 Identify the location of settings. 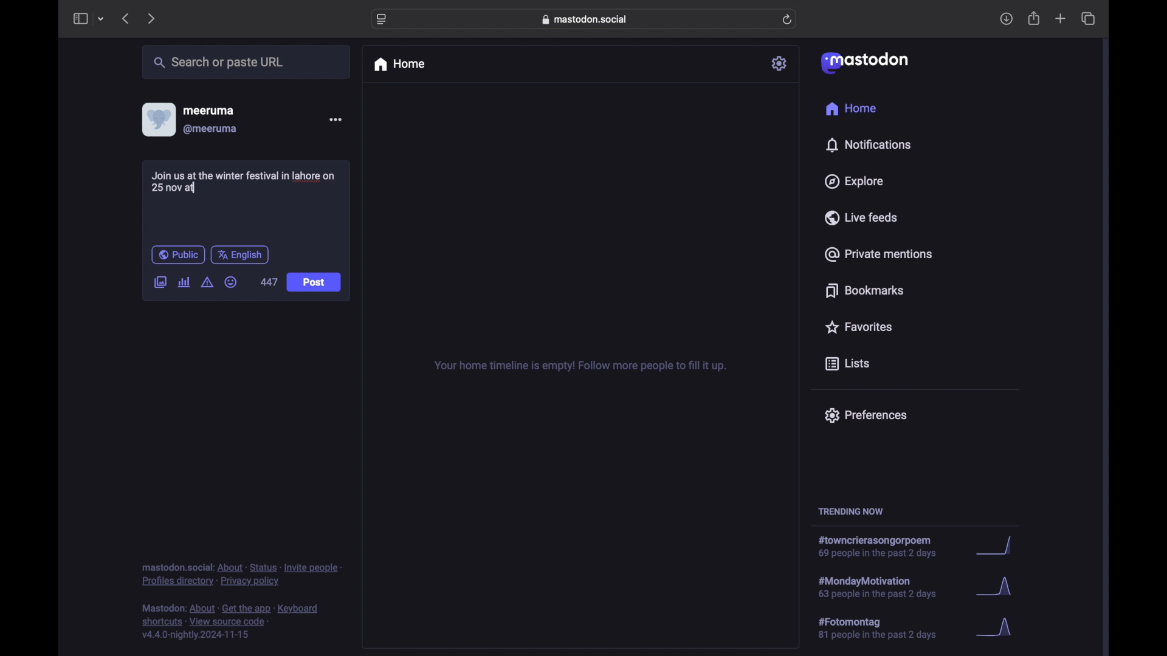
(780, 63).